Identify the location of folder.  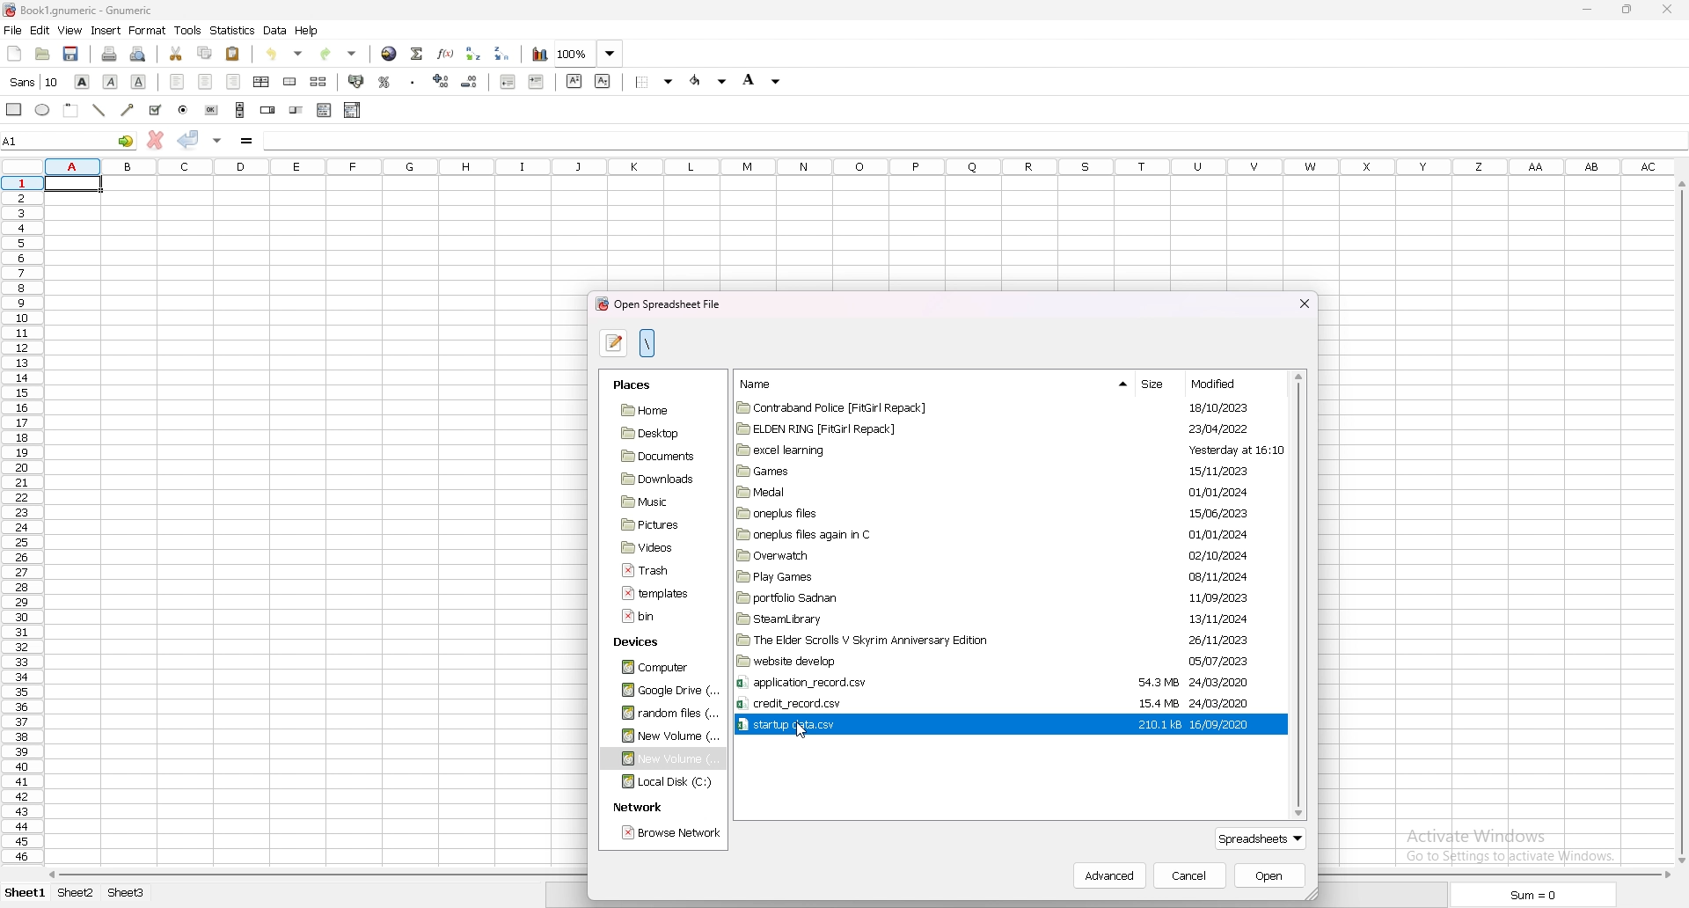
(927, 576).